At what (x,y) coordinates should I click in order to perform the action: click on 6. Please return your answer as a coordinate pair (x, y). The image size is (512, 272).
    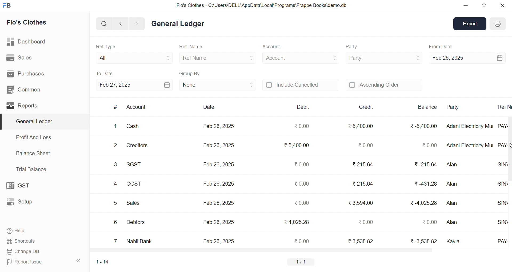
    Looking at the image, I should click on (115, 222).